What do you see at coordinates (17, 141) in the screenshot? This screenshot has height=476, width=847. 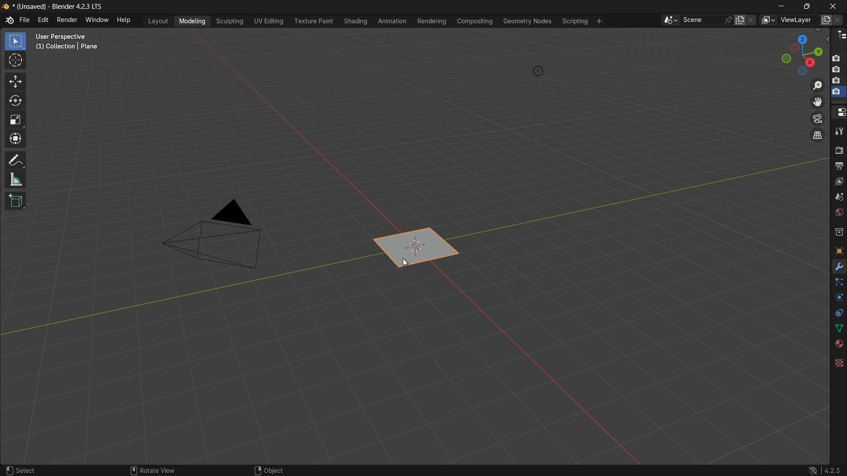 I see `transform` at bounding box center [17, 141].